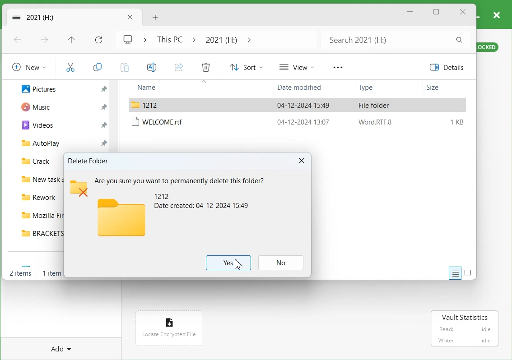 This screenshot has height=360, width=512. What do you see at coordinates (39, 197) in the screenshot?
I see `Rework` at bounding box center [39, 197].